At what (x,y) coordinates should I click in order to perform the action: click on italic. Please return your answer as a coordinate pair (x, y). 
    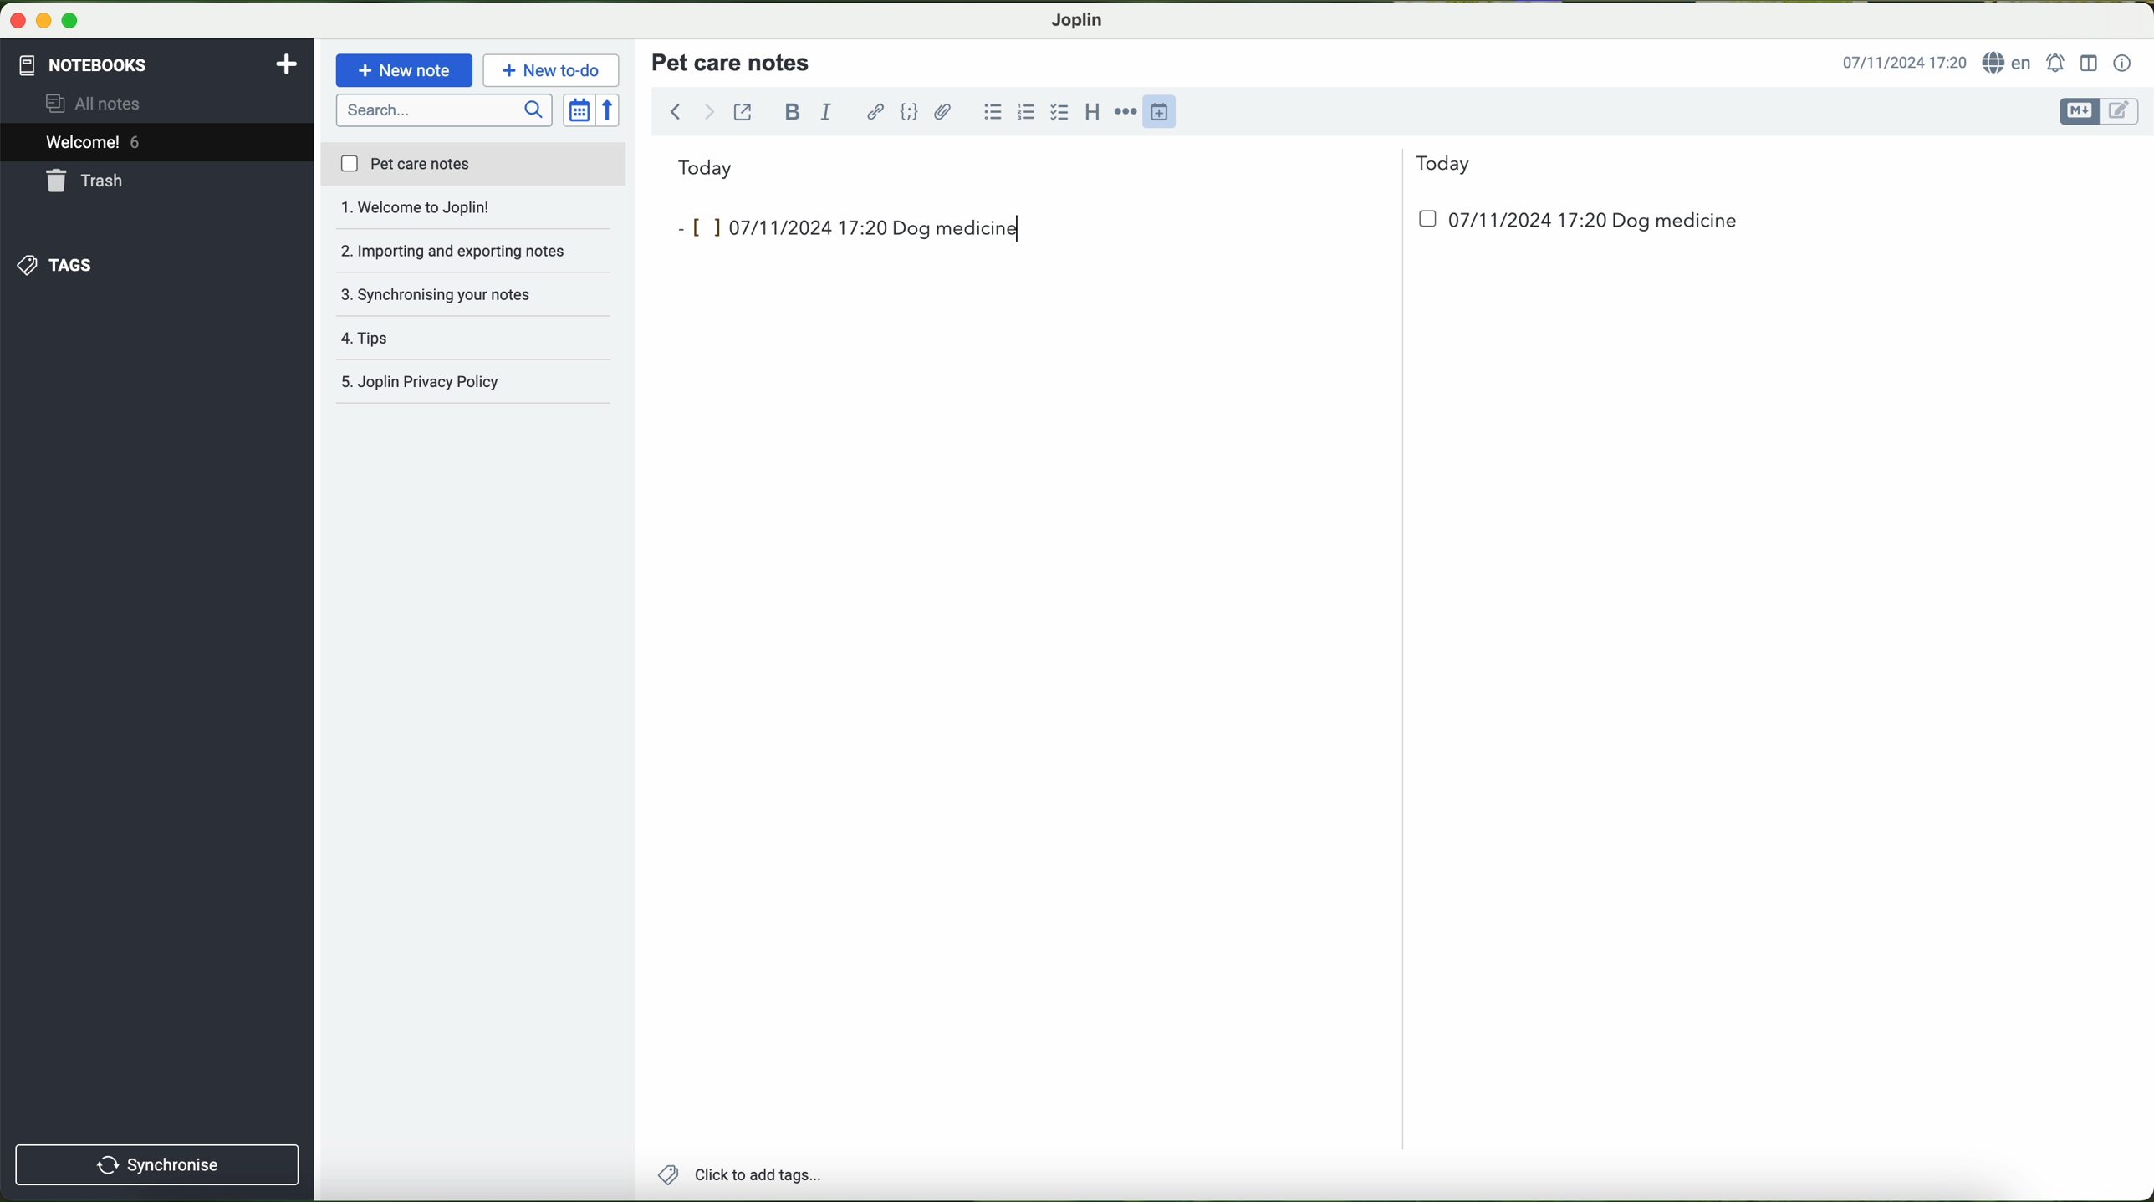
    Looking at the image, I should click on (824, 113).